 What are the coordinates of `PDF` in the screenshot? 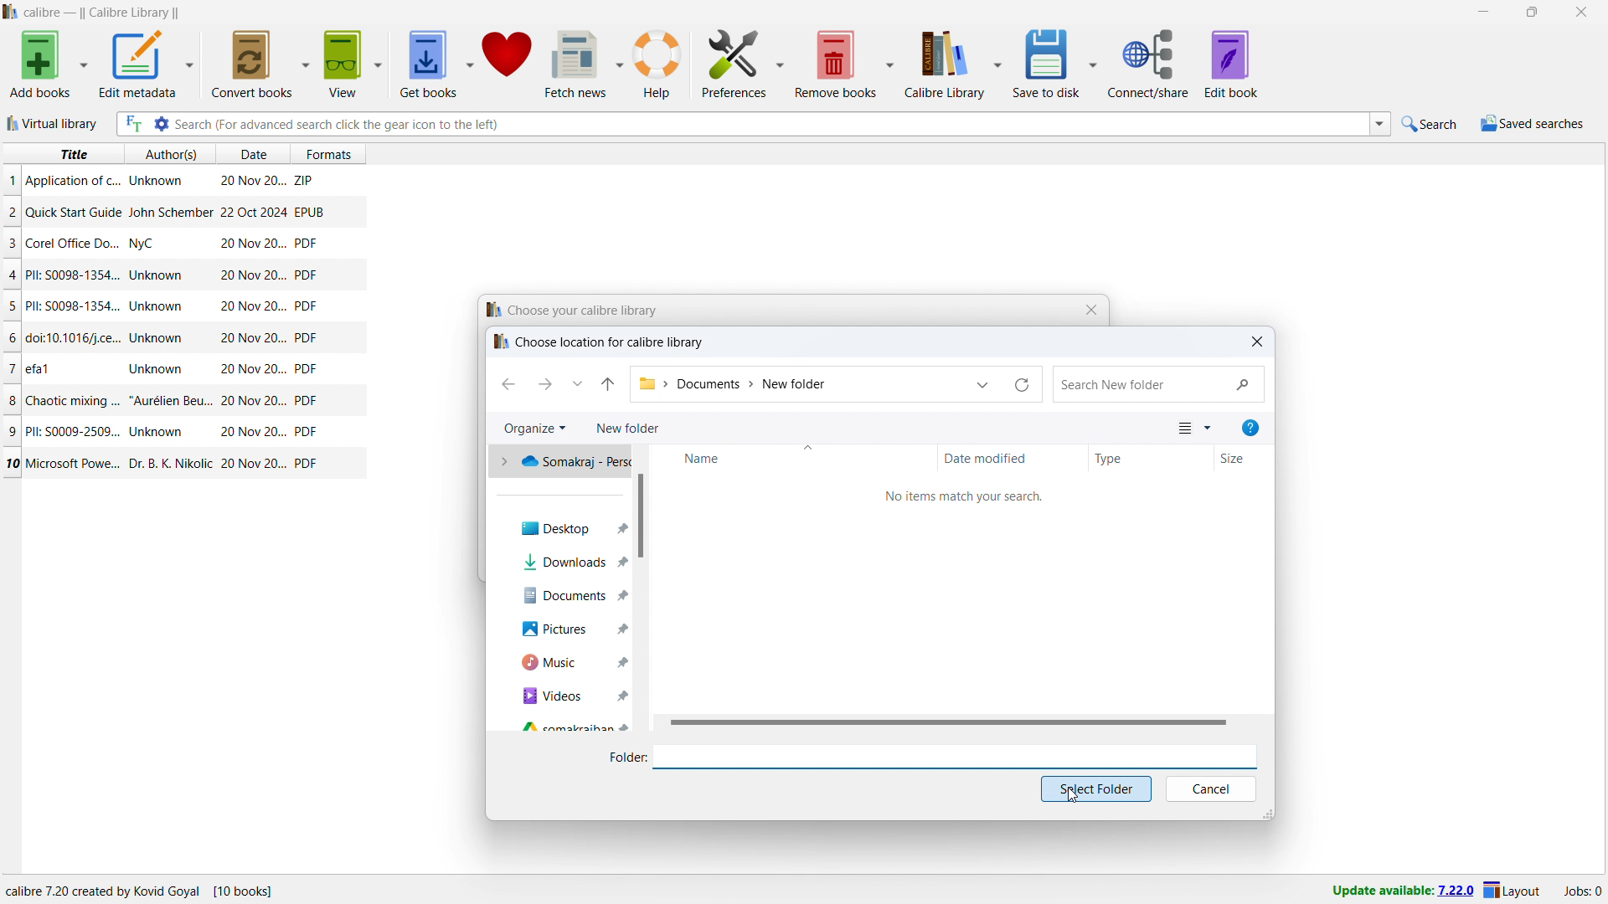 It's located at (307, 463).